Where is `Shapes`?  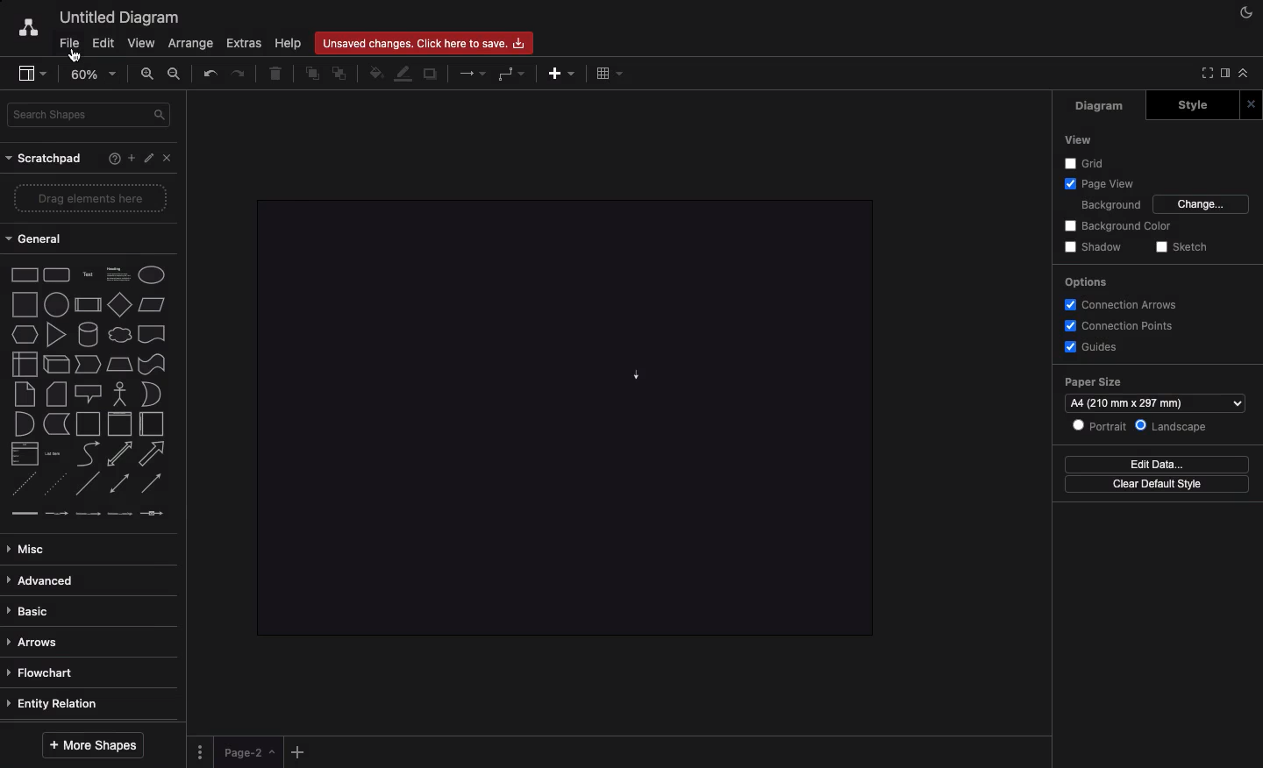 Shapes is located at coordinates (89, 393).